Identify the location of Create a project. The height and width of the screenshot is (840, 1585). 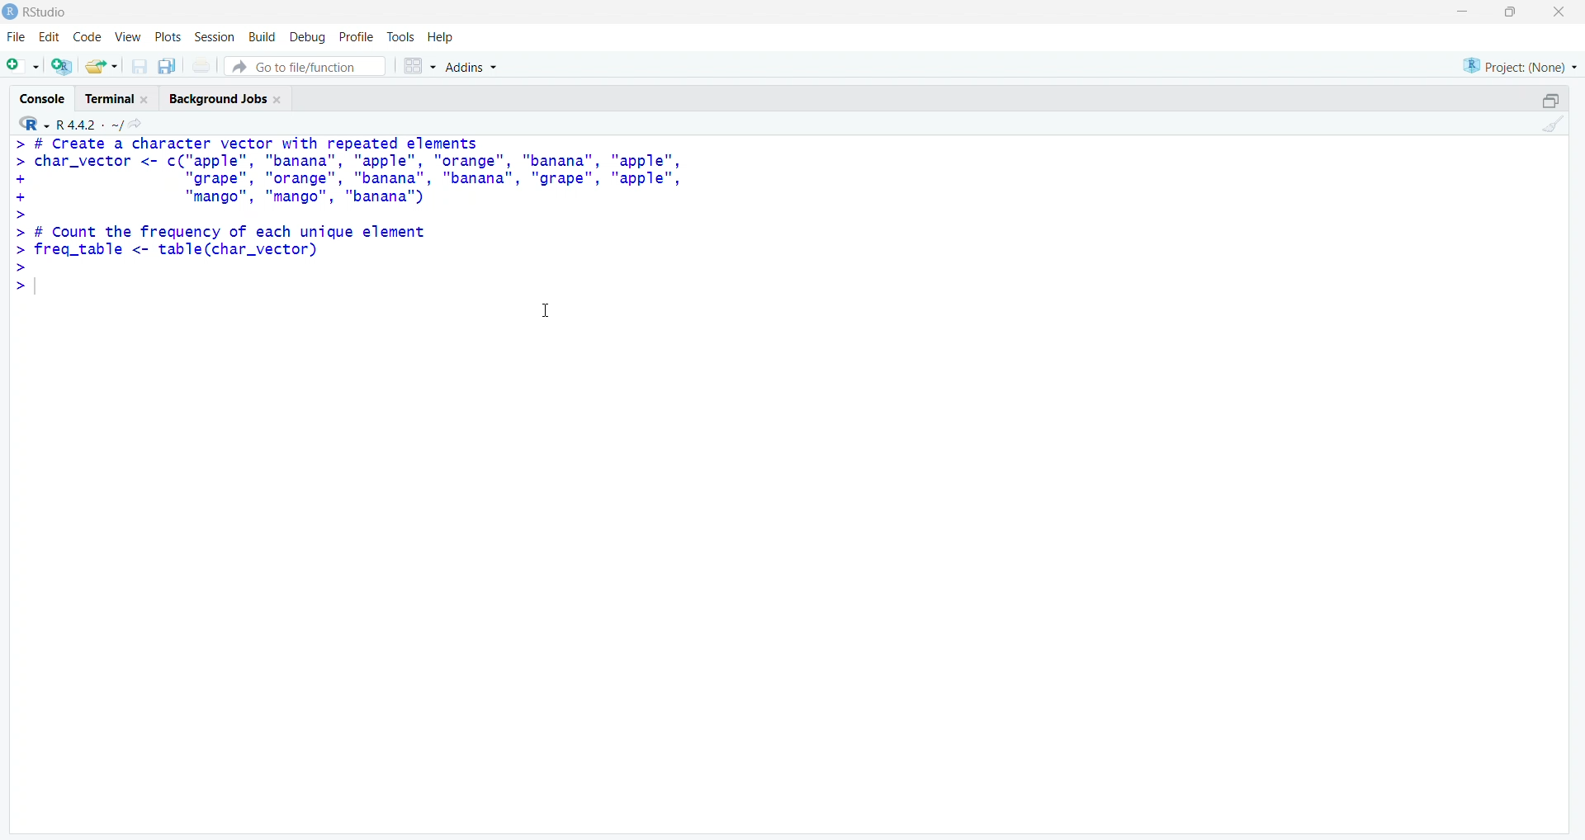
(62, 66).